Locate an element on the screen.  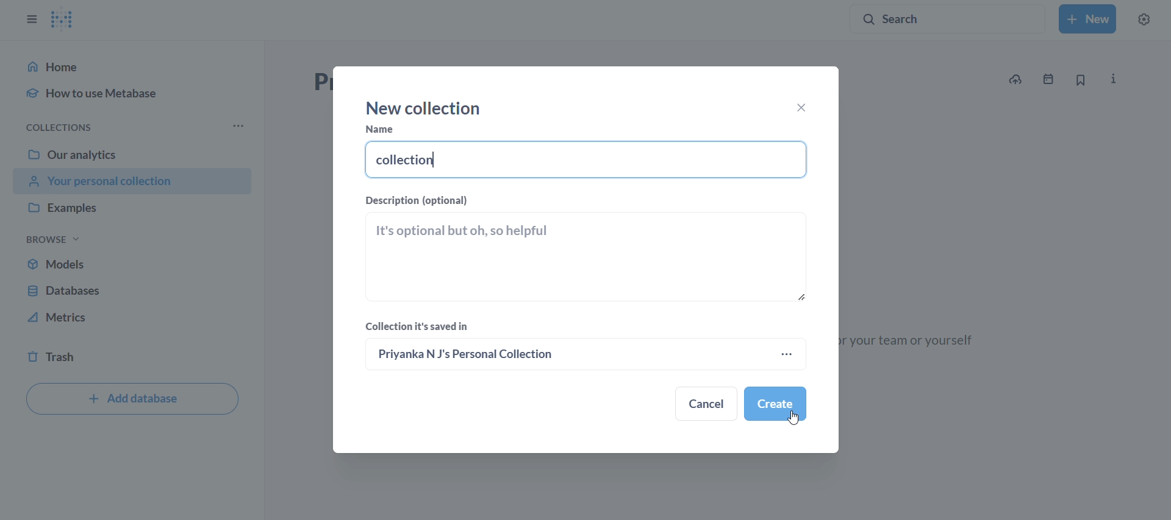
models is located at coordinates (132, 263).